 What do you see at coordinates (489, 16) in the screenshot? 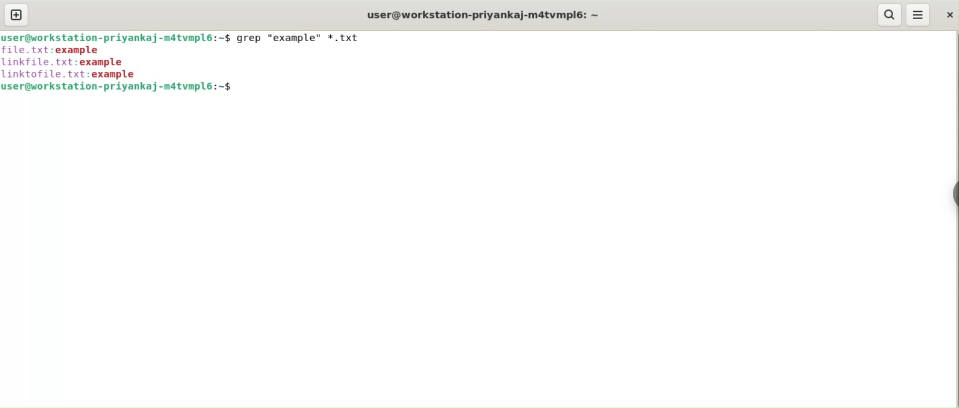
I see `user@workstation-privankaj-m4atvmplé6: ~` at bounding box center [489, 16].